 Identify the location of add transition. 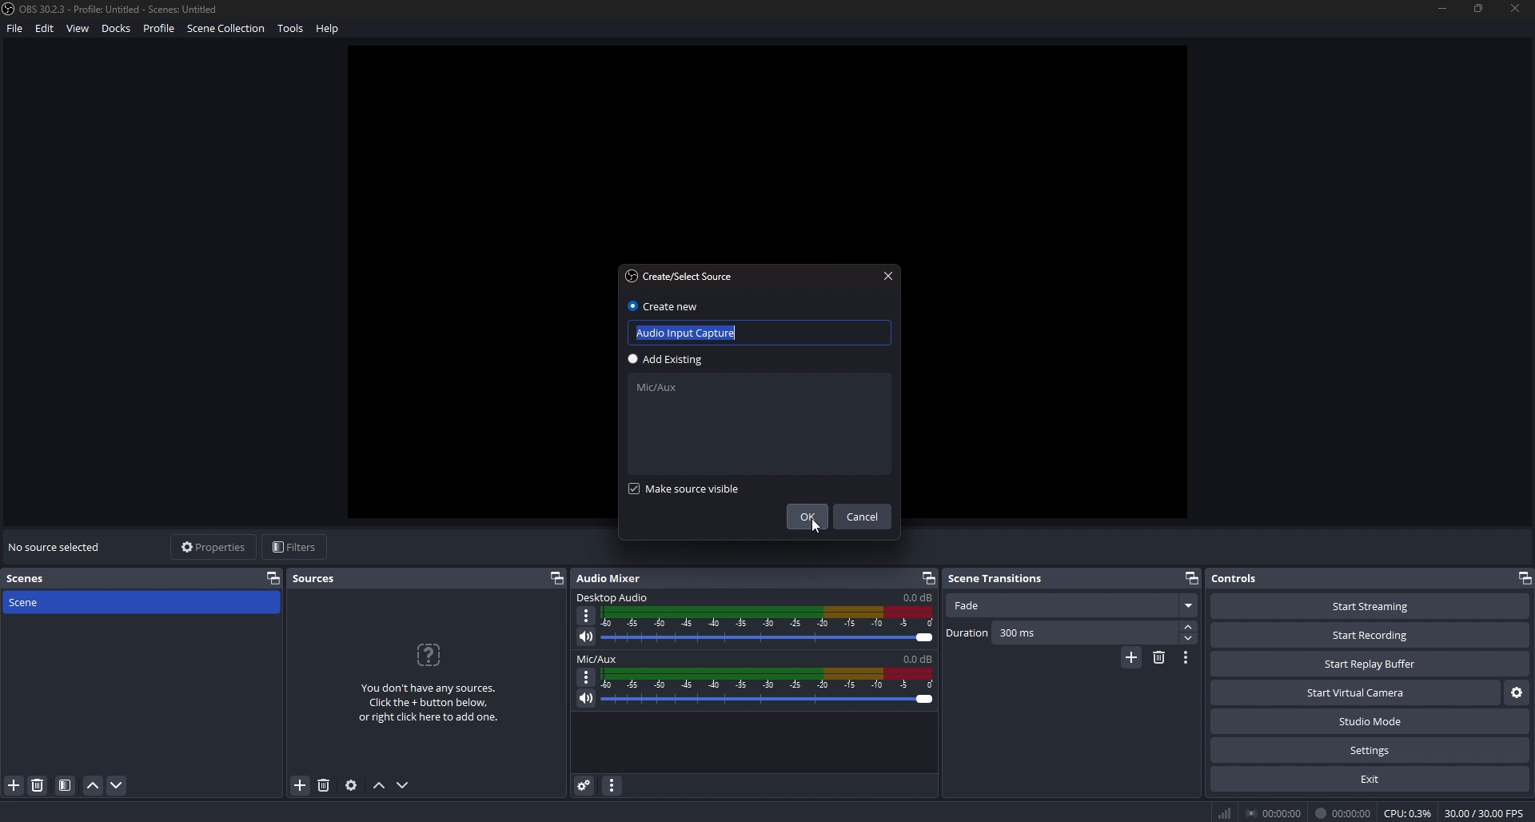
(1131, 660).